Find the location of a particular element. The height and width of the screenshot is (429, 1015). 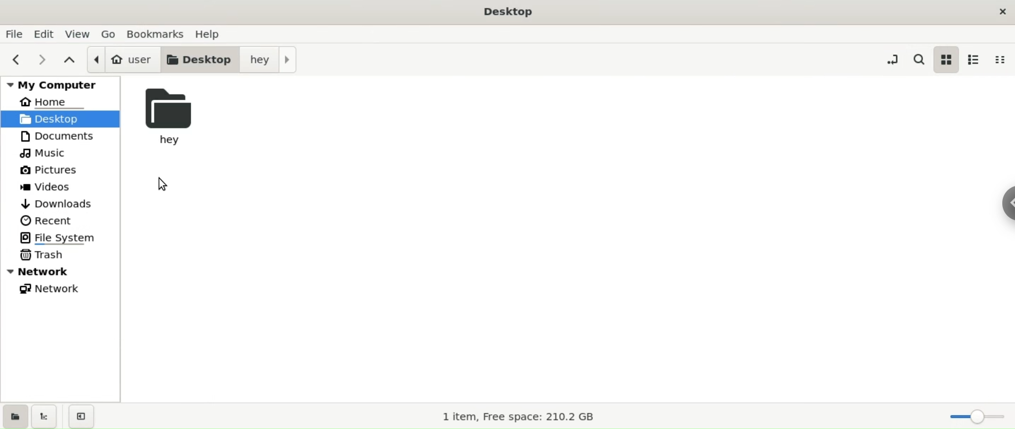

close sidebars is located at coordinates (85, 416).